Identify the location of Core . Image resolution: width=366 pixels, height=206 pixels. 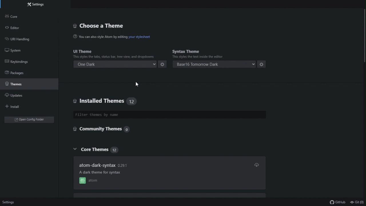
(22, 17).